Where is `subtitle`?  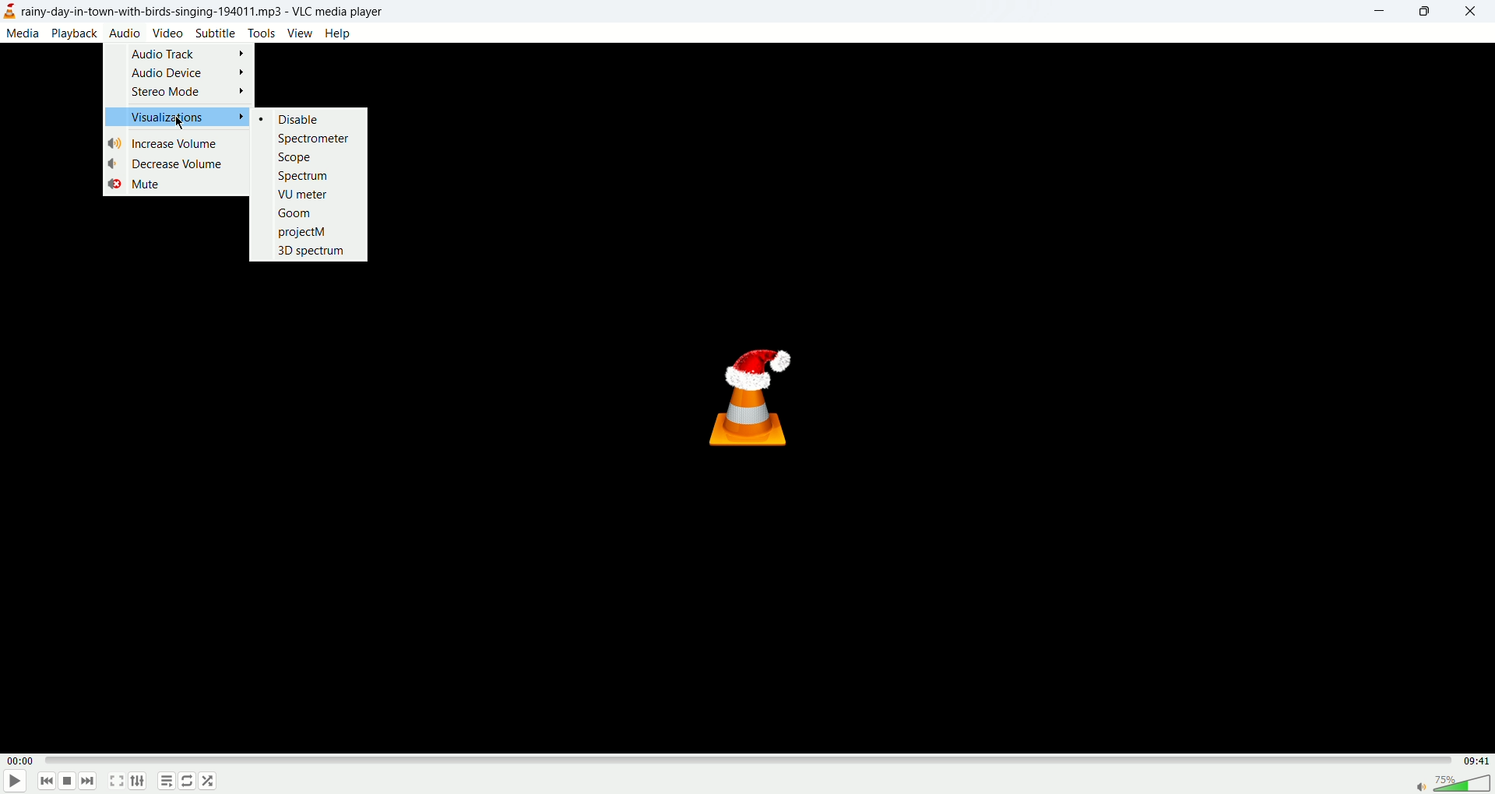
subtitle is located at coordinates (216, 34).